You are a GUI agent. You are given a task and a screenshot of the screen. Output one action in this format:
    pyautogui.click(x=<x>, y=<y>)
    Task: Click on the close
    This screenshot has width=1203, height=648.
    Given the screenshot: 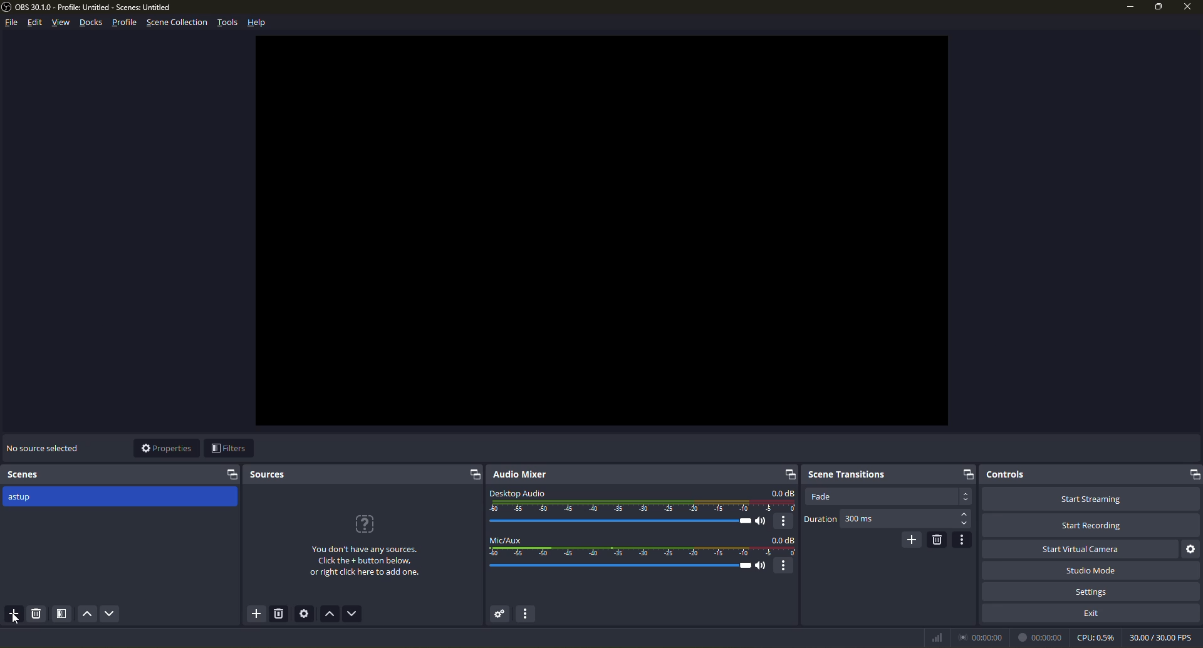 What is the action you would take?
    pyautogui.click(x=1188, y=8)
    